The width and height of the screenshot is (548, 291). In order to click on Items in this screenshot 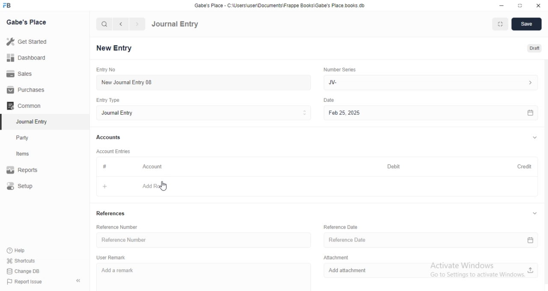, I will do `click(31, 154)`.